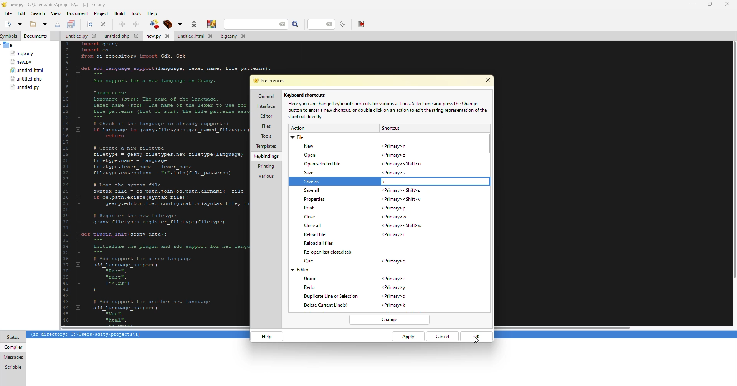 Image resolution: width=737 pixels, height=386 pixels. What do you see at coordinates (407, 337) in the screenshot?
I see `apply` at bounding box center [407, 337].